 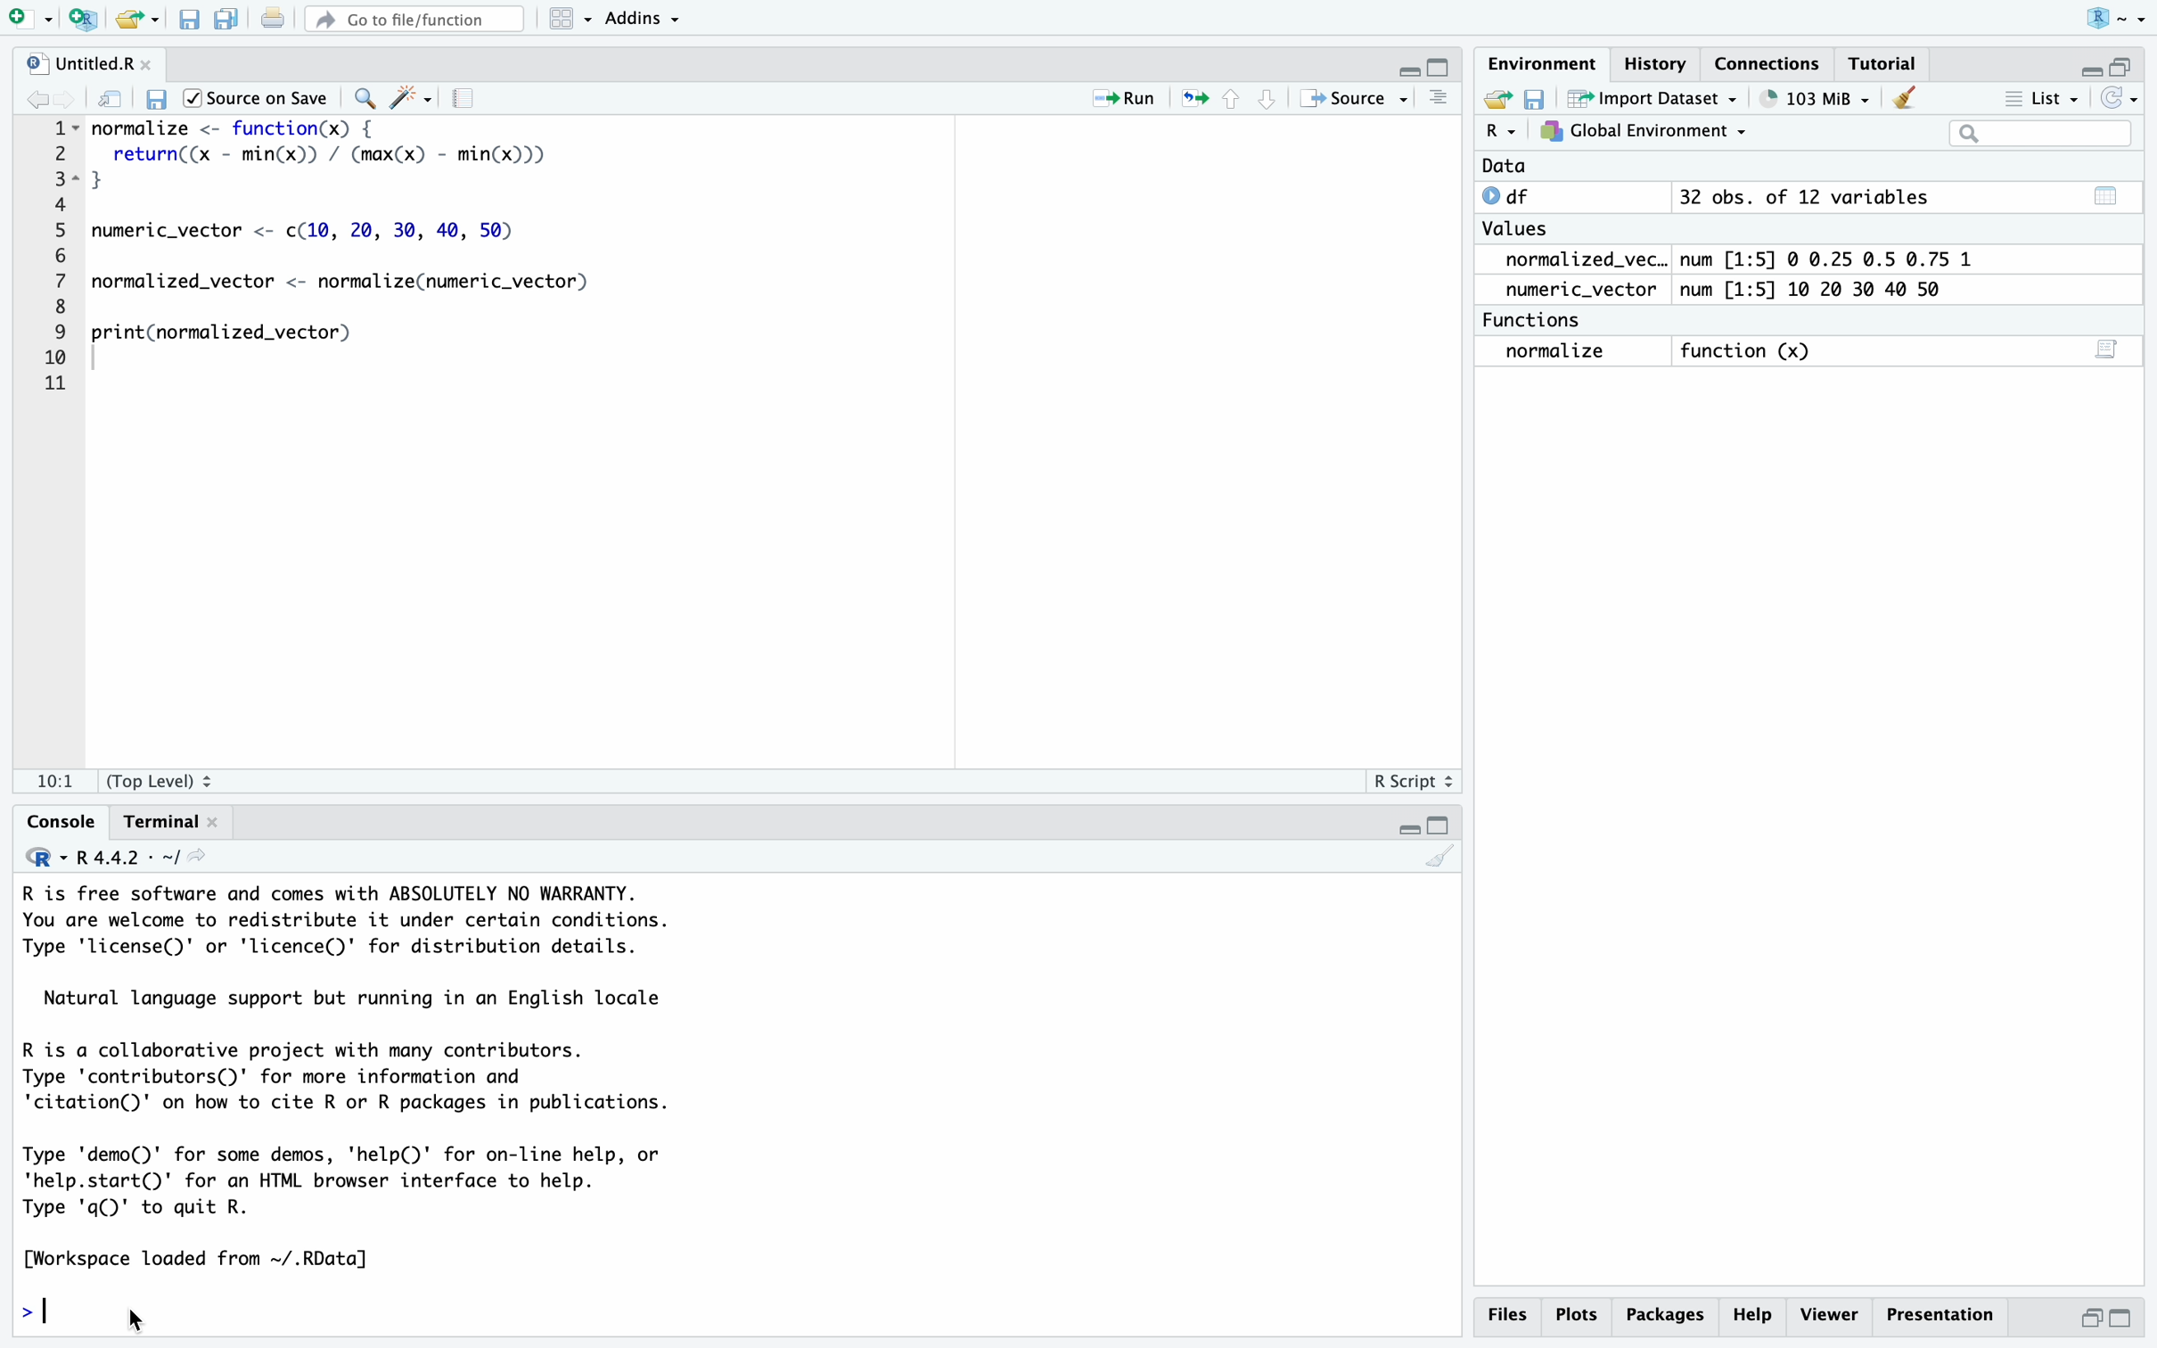 I want to click on Save current document (Ctrl + S), so click(x=159, y=95).